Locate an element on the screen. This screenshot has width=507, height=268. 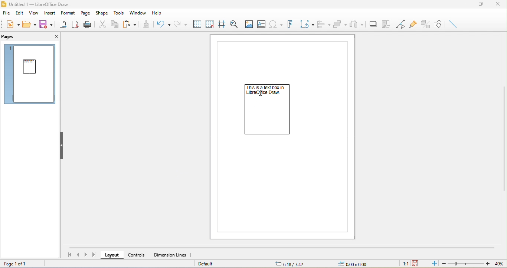
snap to grid is located at coordinates (209, 24).